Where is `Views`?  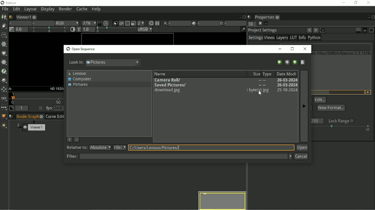
Views is located at coordinates (270, 38).